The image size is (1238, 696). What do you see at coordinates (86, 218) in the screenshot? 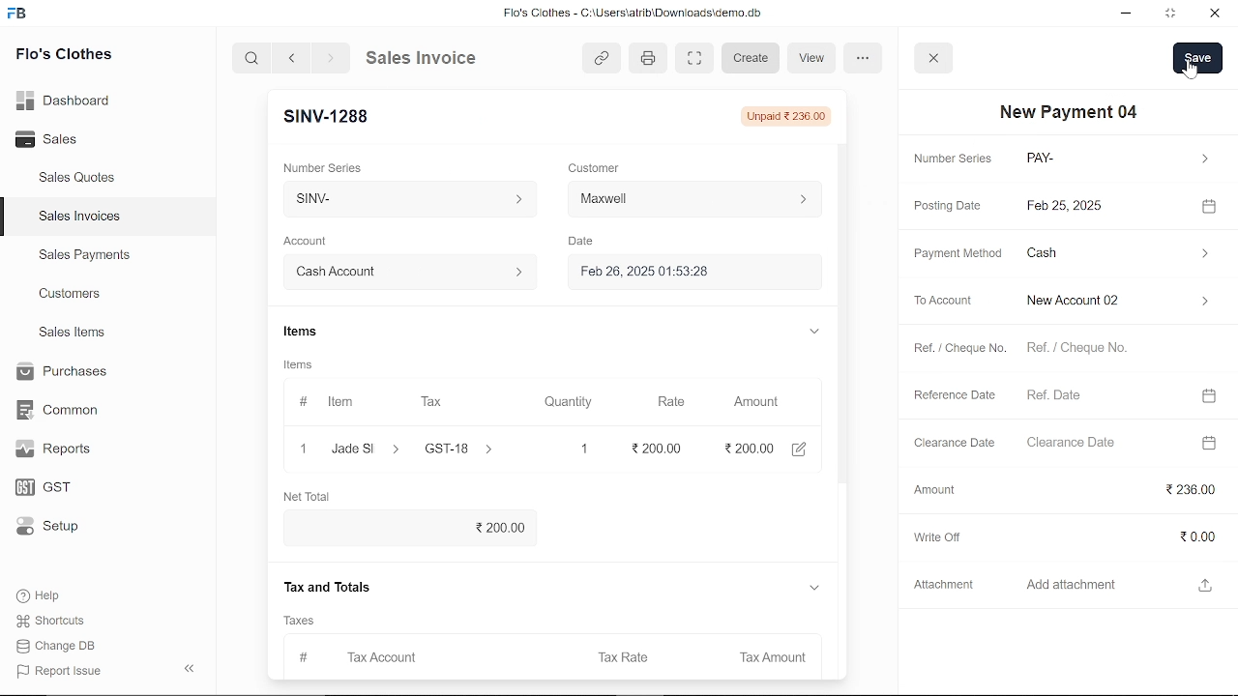
I see `Sales Invoices` at bounding box center [86, 218].